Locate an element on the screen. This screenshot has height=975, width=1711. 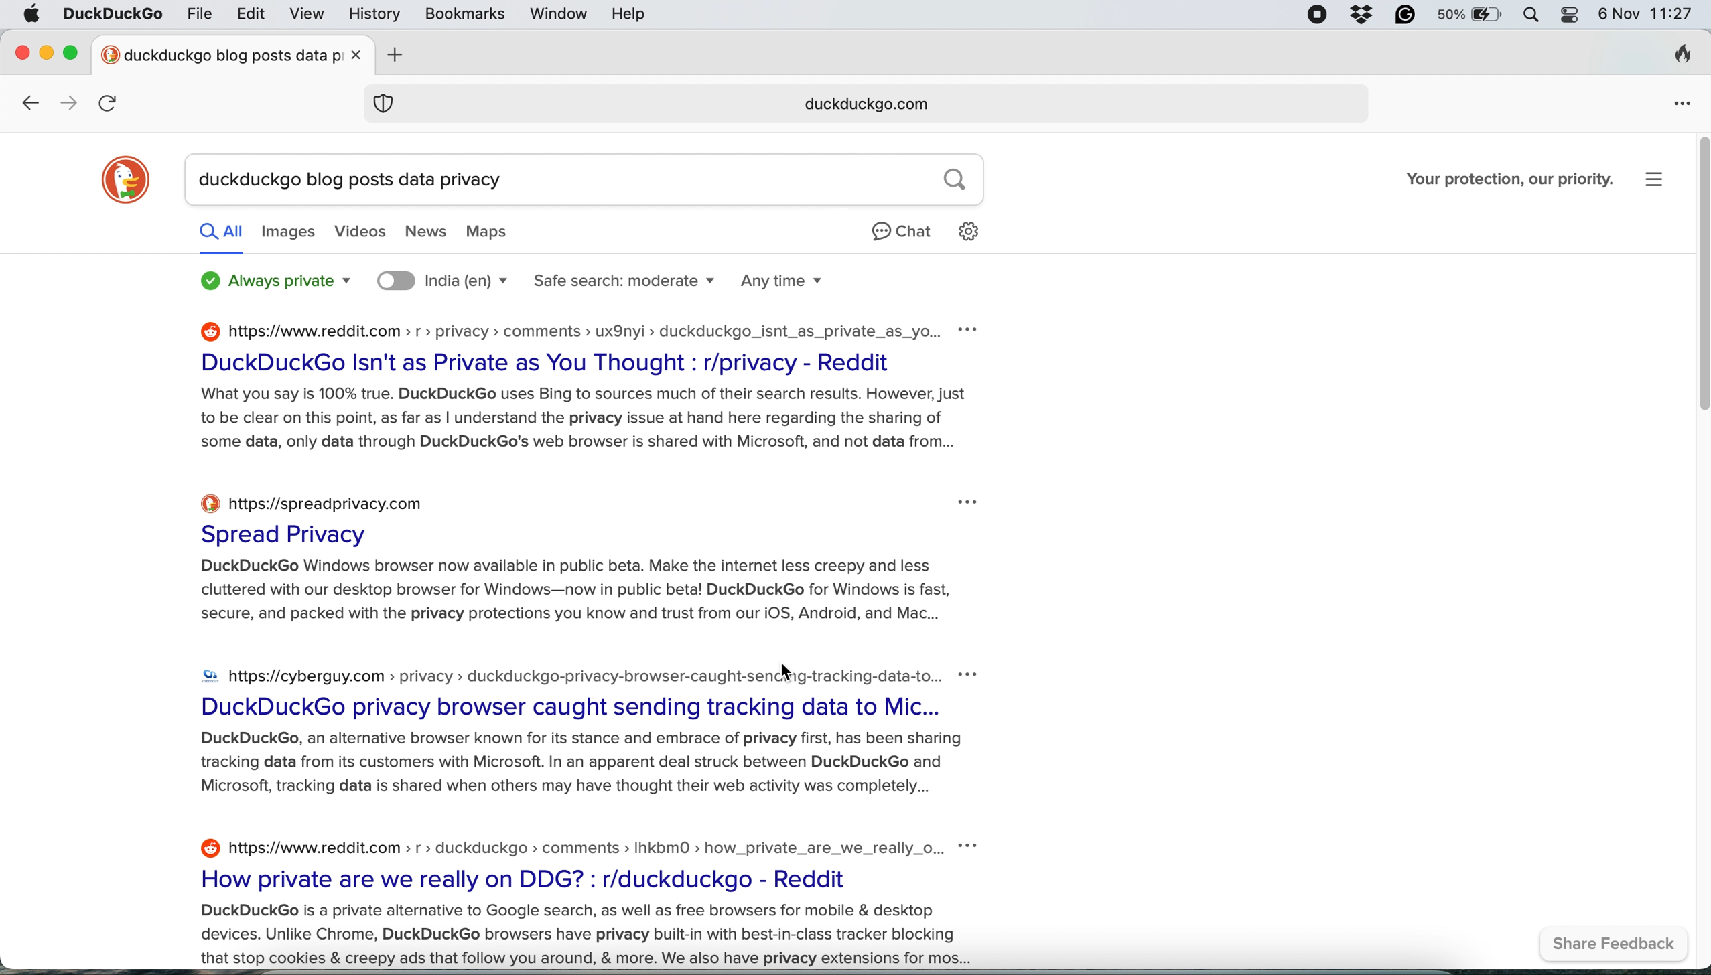
How private are we really on DDG? : r/duckduckgo - Reddit is located at coordinates (541, 881).